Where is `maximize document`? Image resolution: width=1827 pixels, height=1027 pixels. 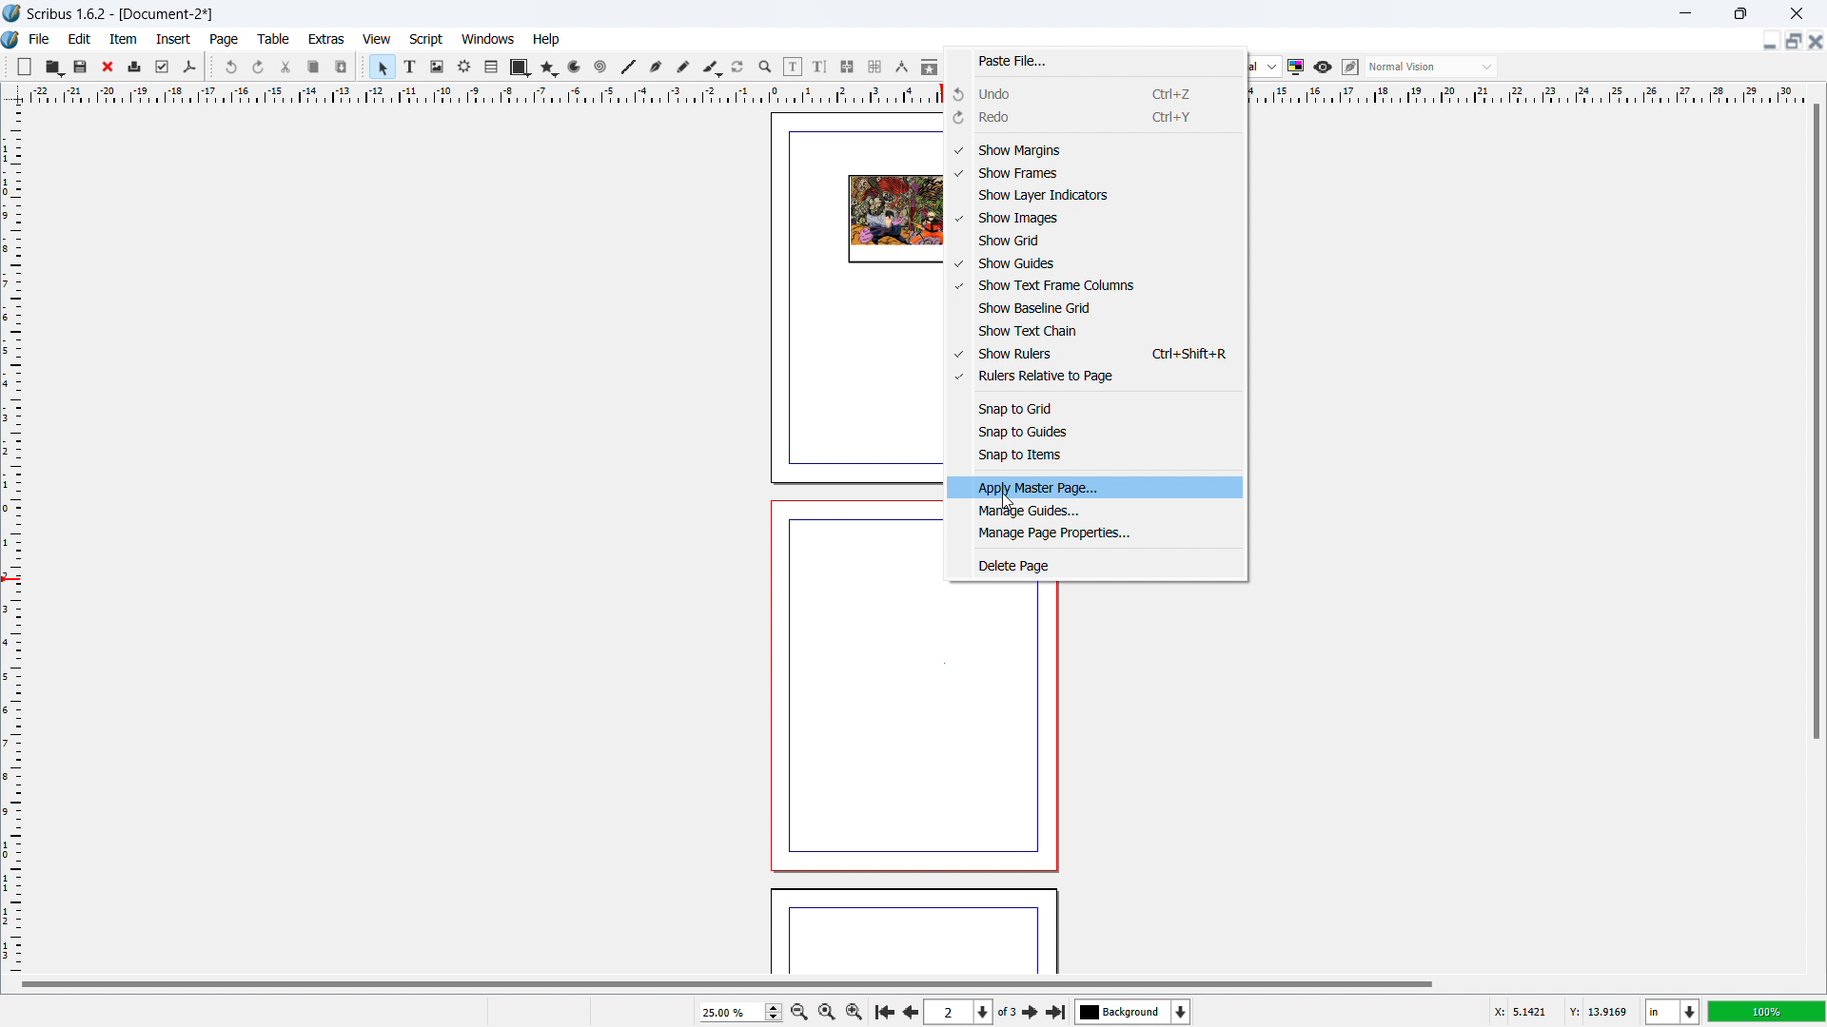
maximize document is located at coordinates (1791, 41).